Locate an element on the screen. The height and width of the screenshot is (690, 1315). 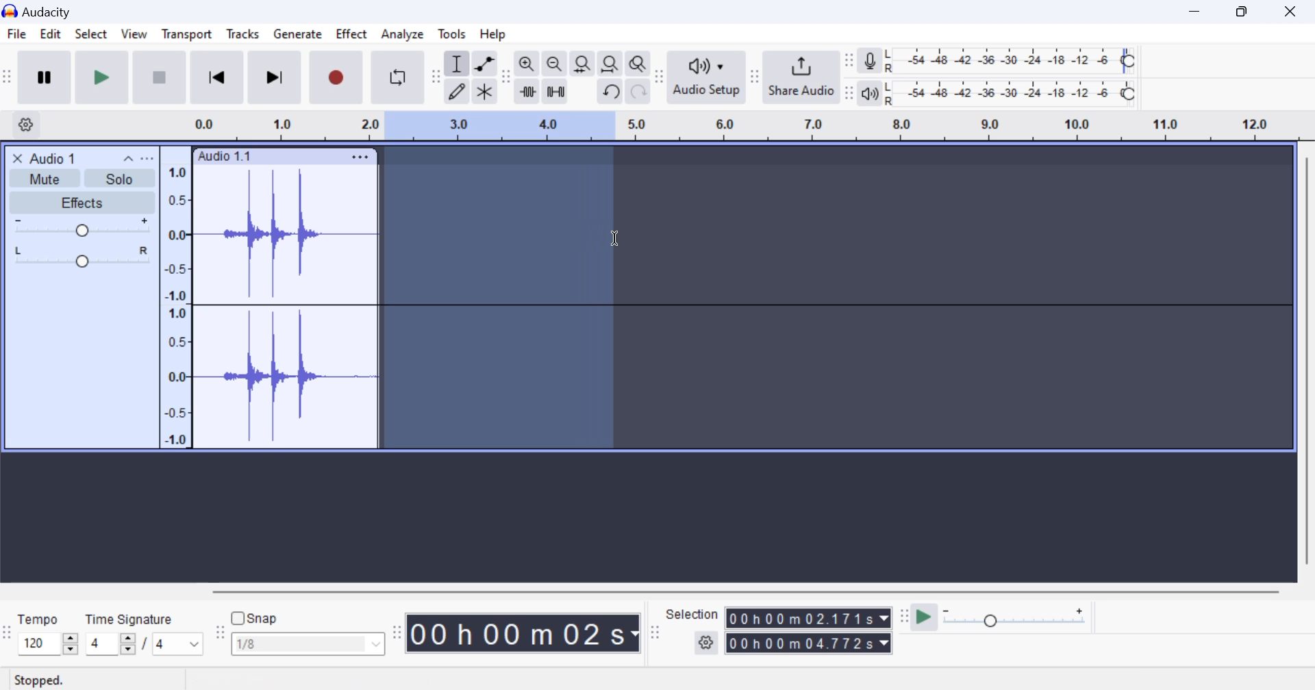
View is located at coordinates (133, 37).